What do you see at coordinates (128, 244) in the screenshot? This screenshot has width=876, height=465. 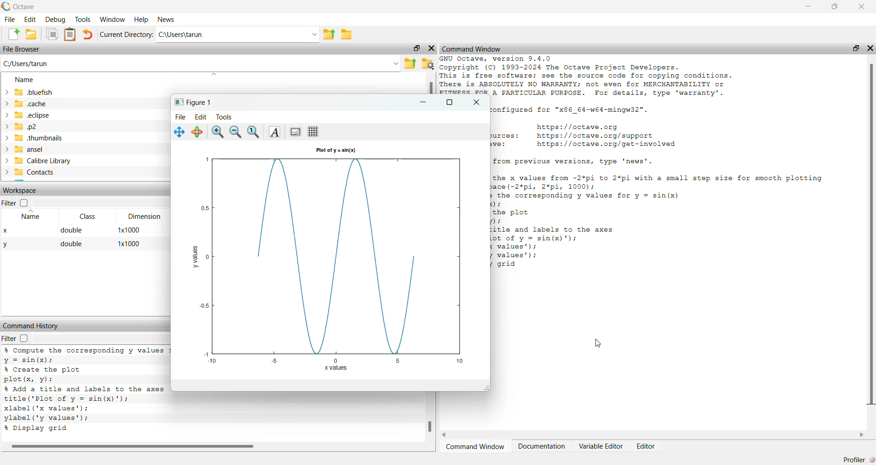 I see `1*1000` at bounding box center [128, 244].